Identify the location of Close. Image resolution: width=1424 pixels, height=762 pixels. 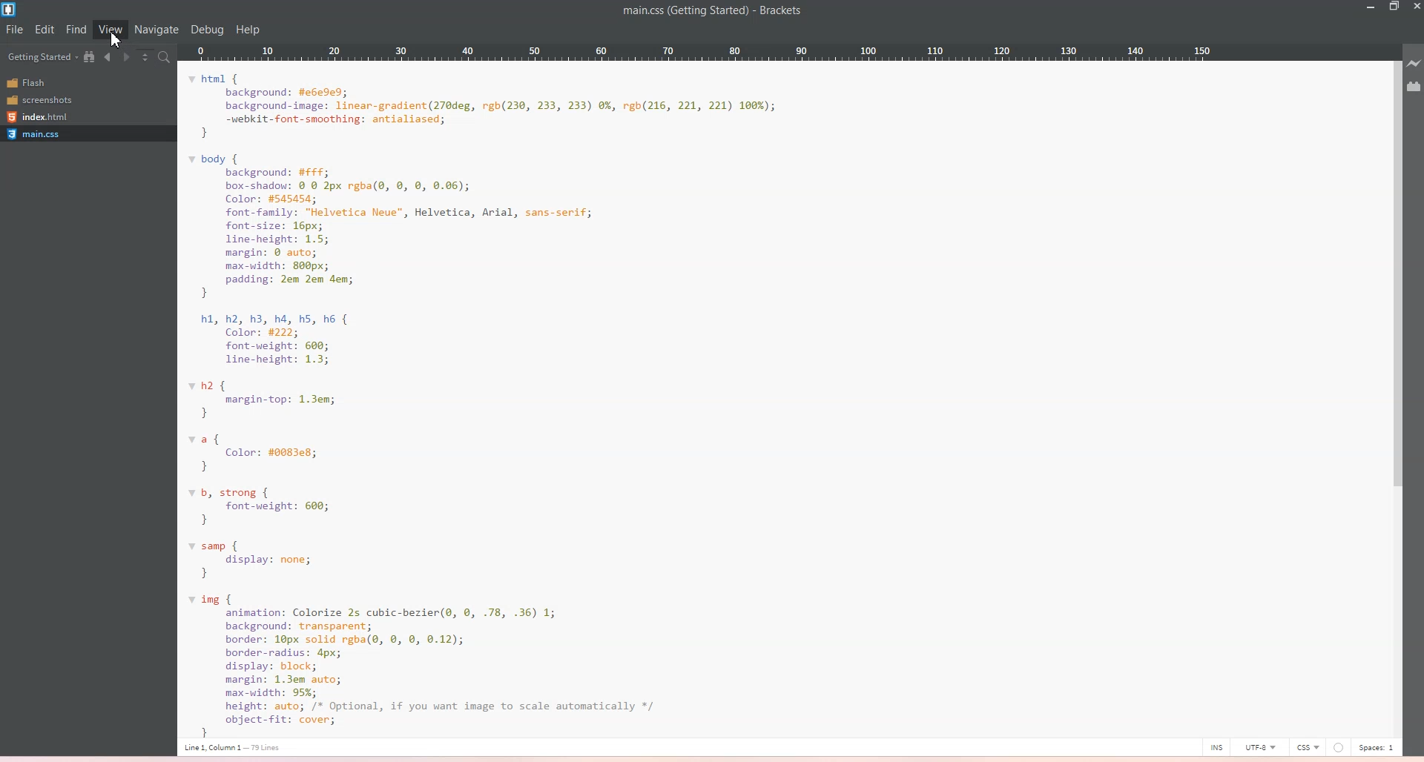
(1415, 7).